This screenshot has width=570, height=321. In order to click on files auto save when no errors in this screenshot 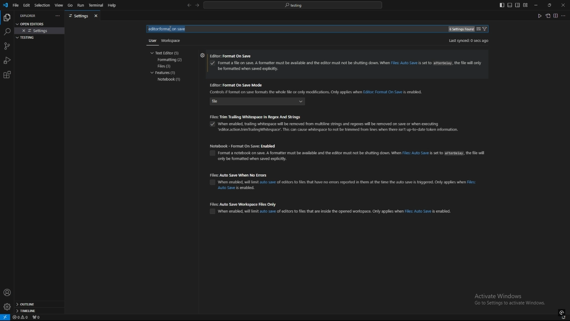, I will do `click(345, 175)`.